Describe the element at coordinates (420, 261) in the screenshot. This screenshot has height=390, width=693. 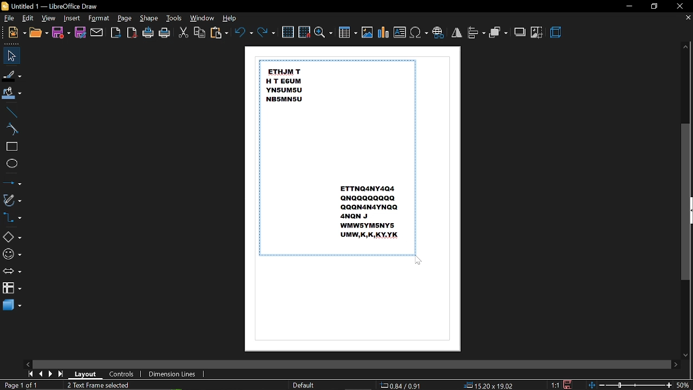
I see `cursor` at that location.